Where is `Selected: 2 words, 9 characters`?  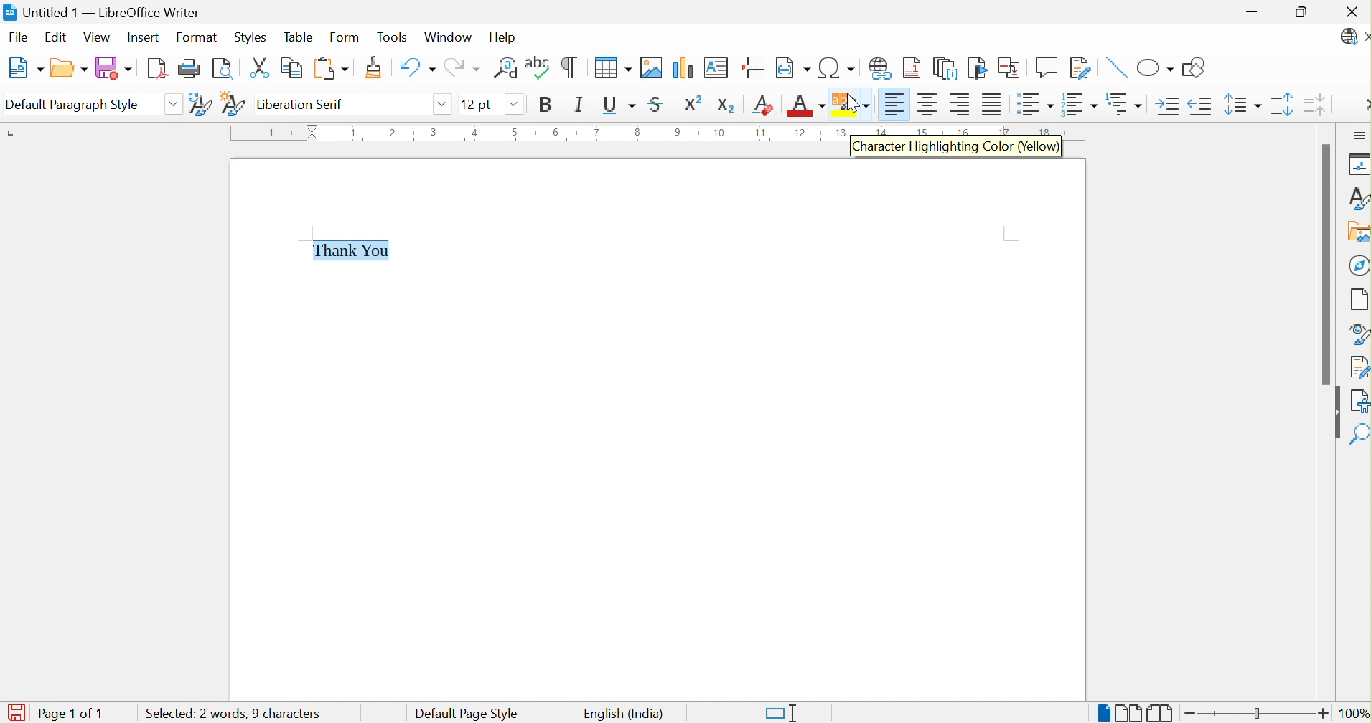 Selected: 2 words, 9 characters is located at coordinates (231, 713).